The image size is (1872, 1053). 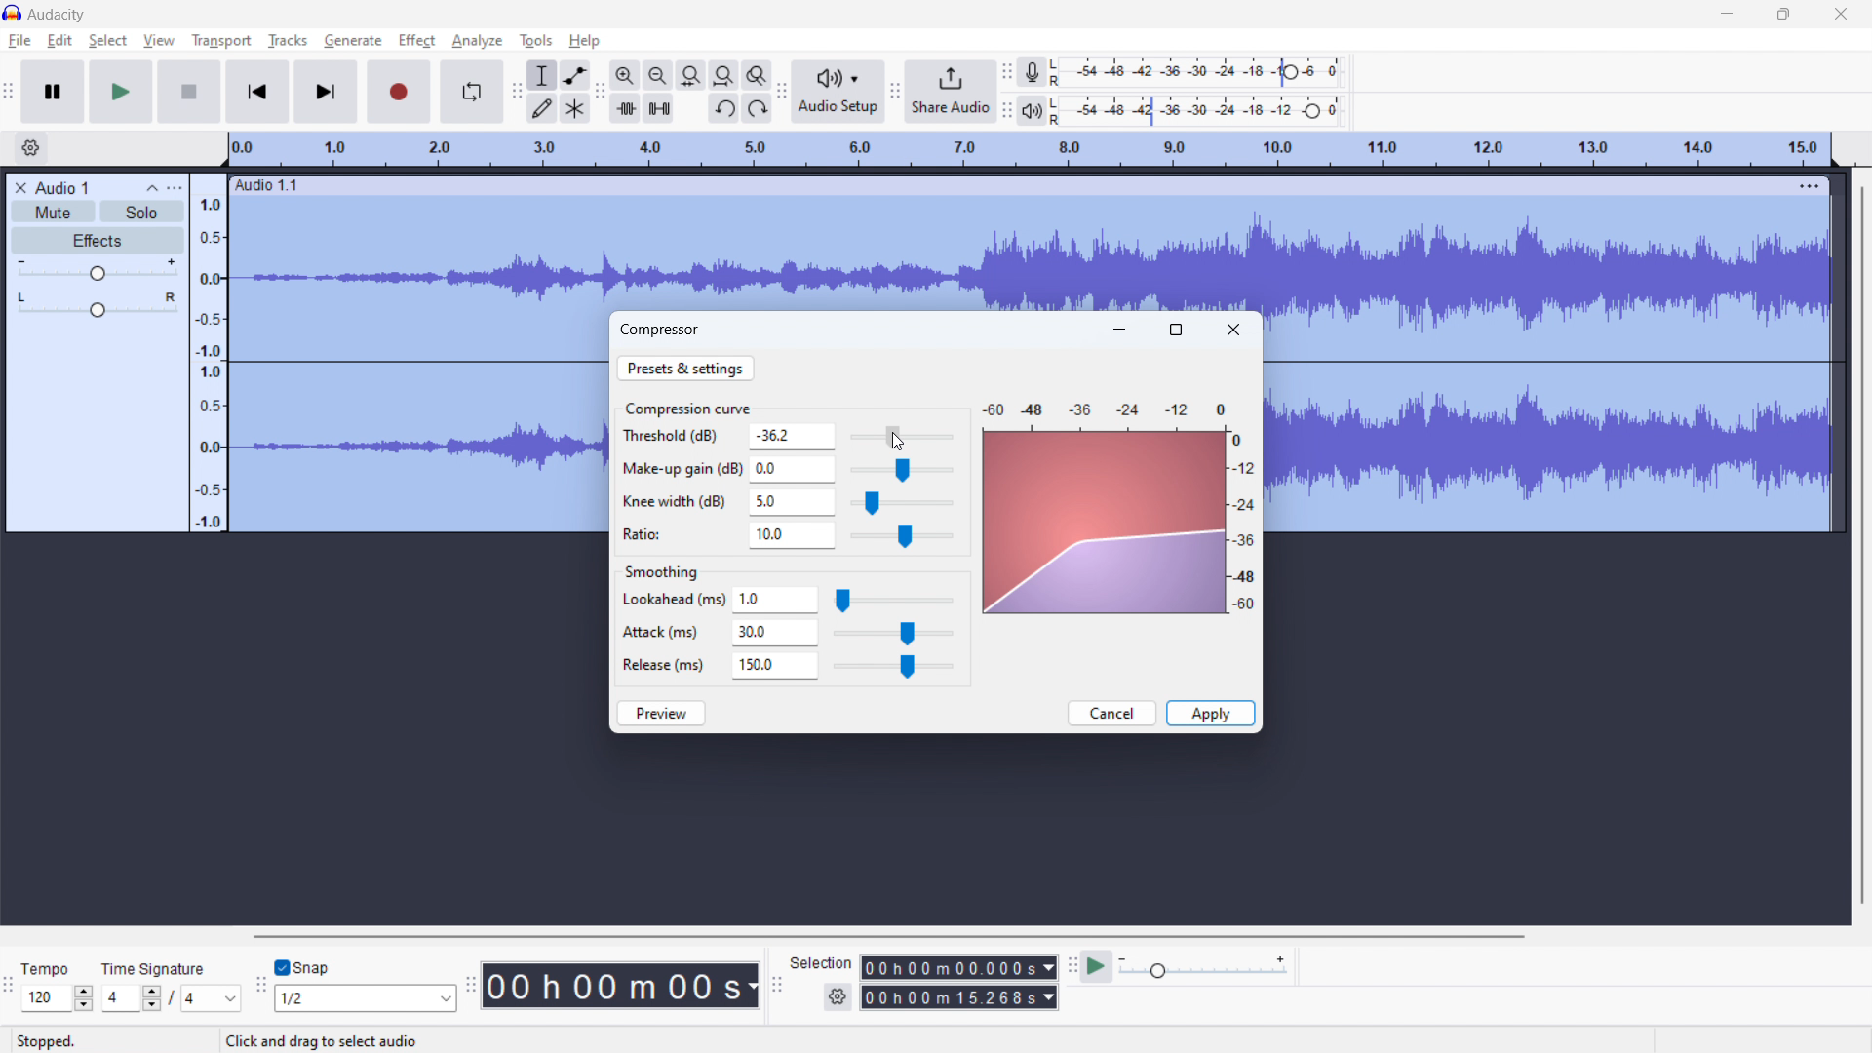 What do you see at coordinates (838, 91) in the screenshot?
I see `audio setup` at bounding box center [838, 91].